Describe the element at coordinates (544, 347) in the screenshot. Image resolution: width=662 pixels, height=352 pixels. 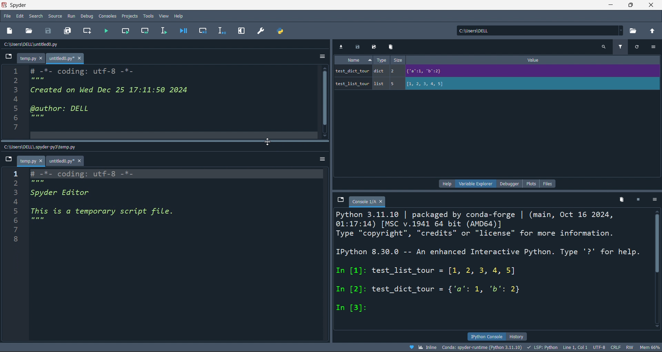
I see `LSP: Python` at that location.